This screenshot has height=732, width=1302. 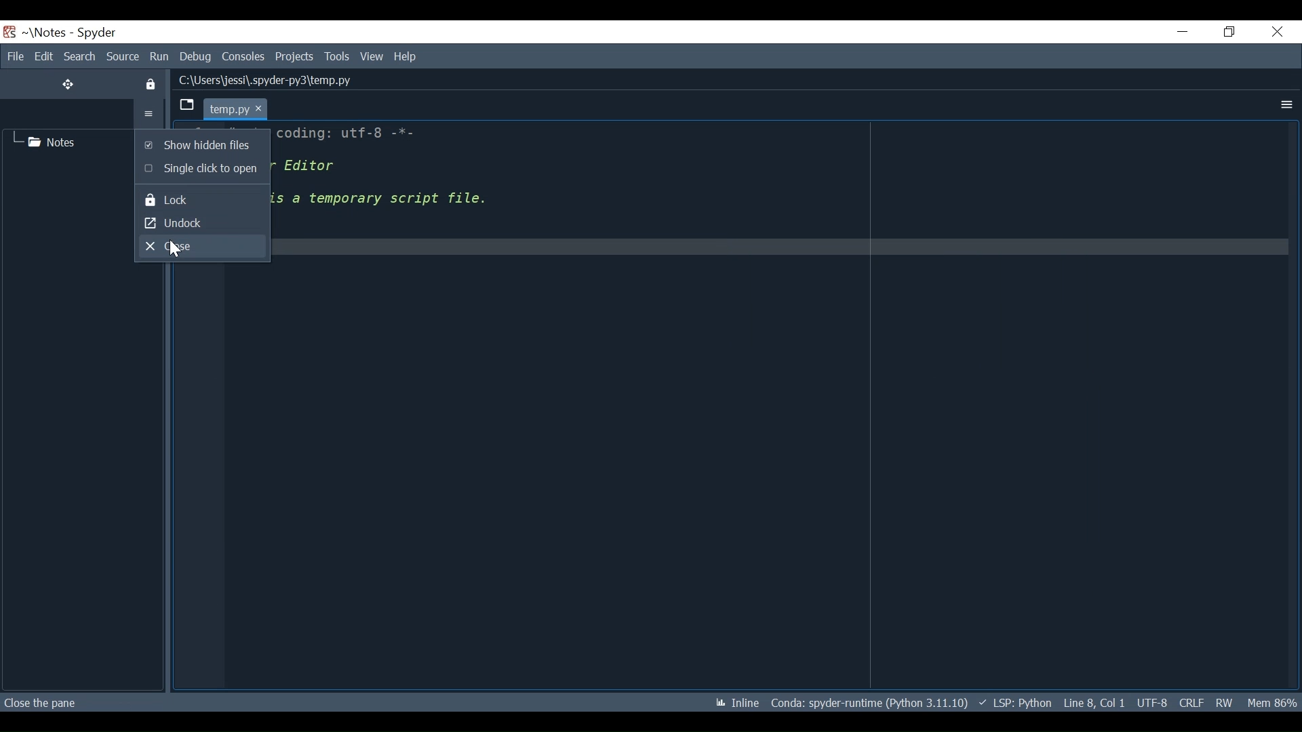 What do you see at coordinates (196, 57) in the screenshot?
I see `Debug` at bounding box center [196, 57].